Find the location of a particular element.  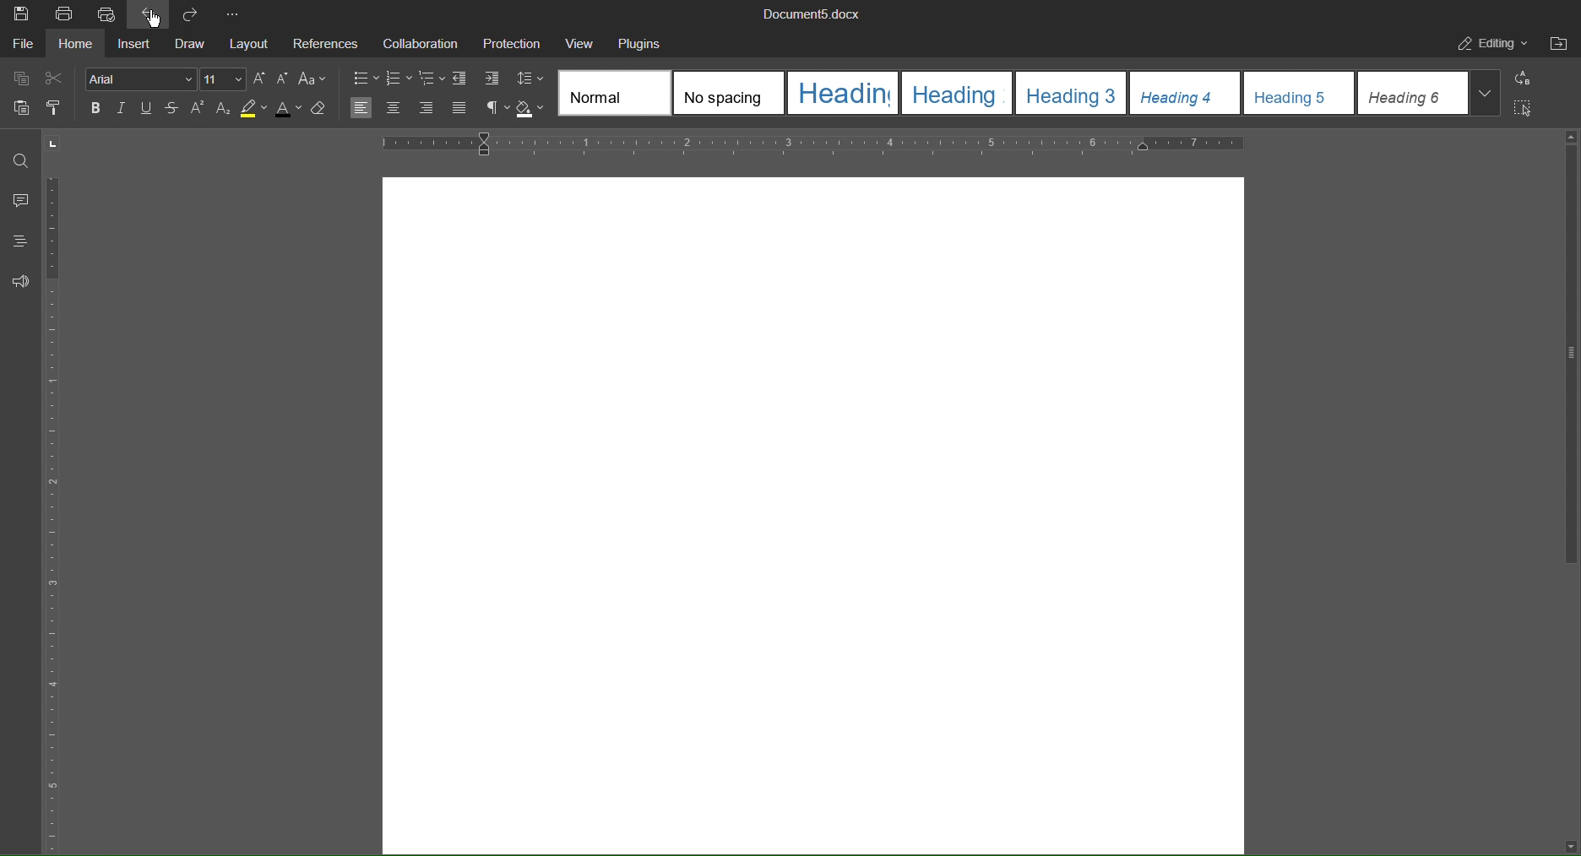

Font is located at coordinates (141, 79).